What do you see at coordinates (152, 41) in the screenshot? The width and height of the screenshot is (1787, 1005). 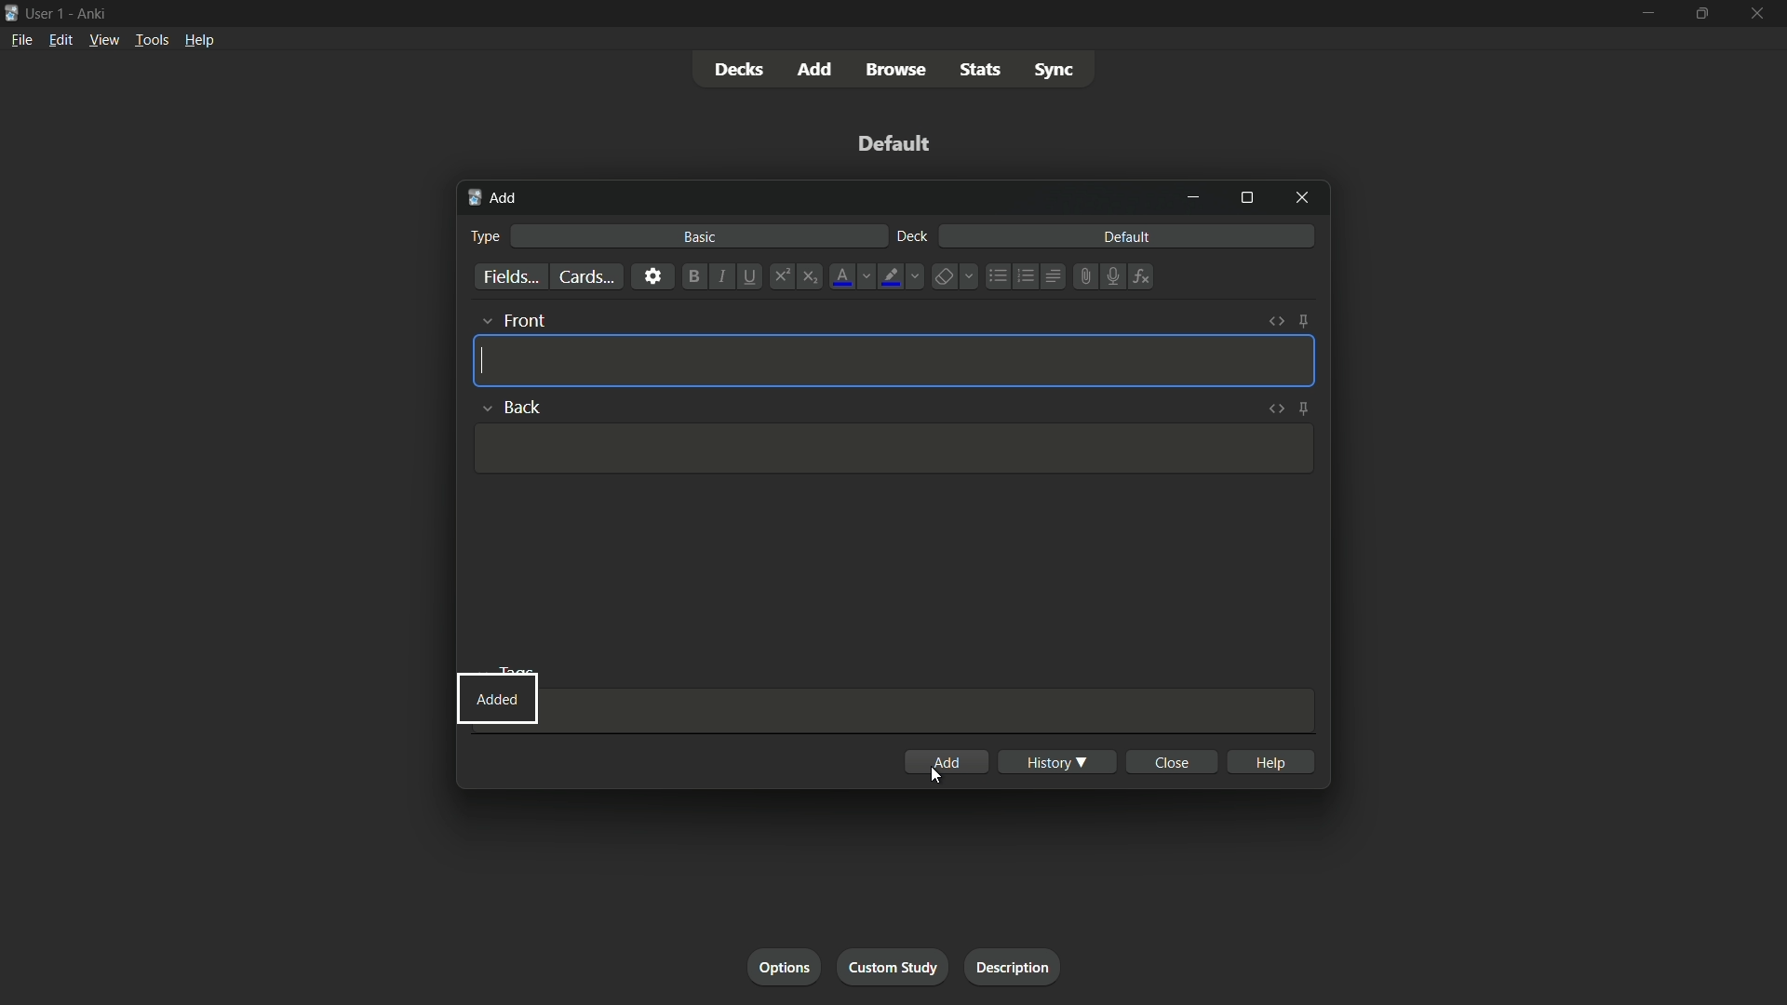 I see `tools menu` at bounding box center [152, 41].